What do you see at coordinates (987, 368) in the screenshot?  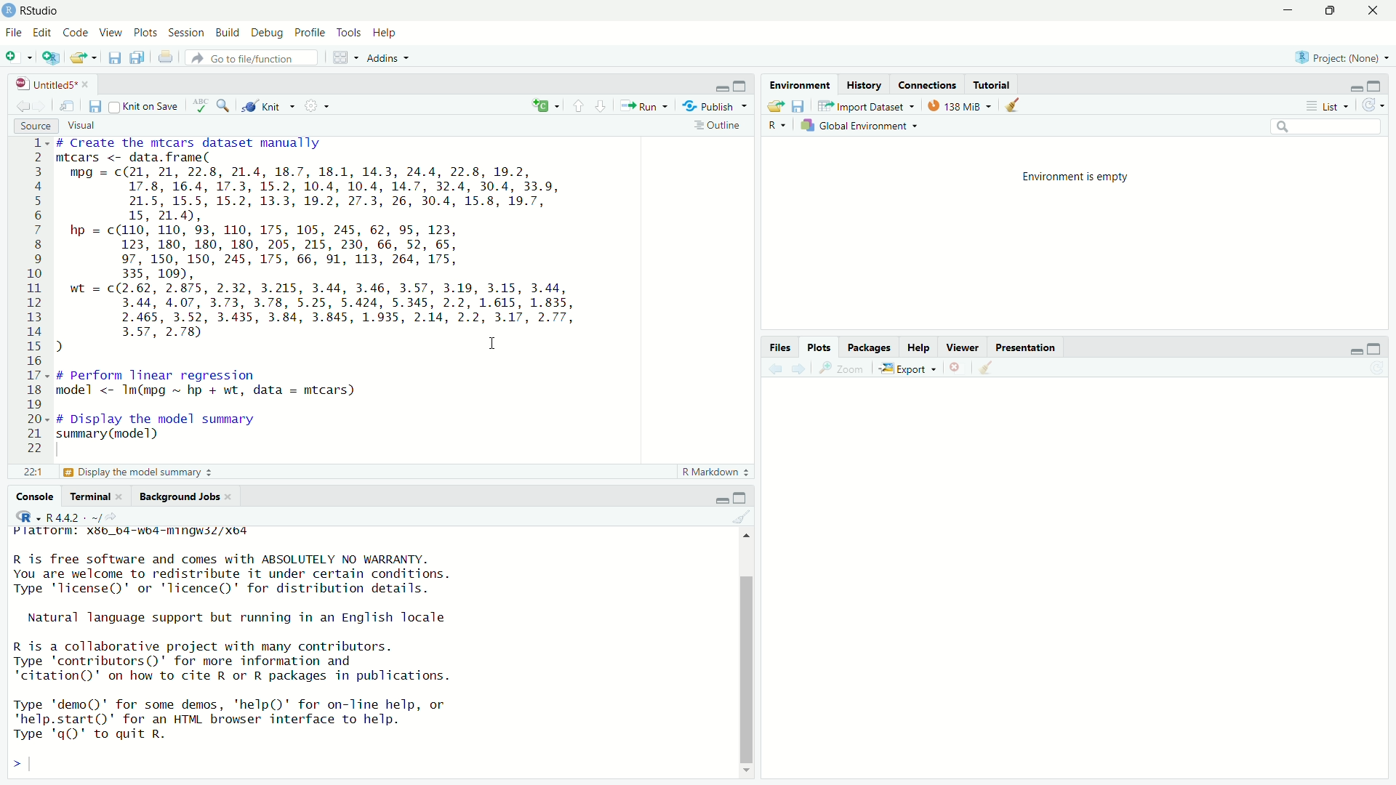 I see `clear all plots` at bounding box center [987, 368].